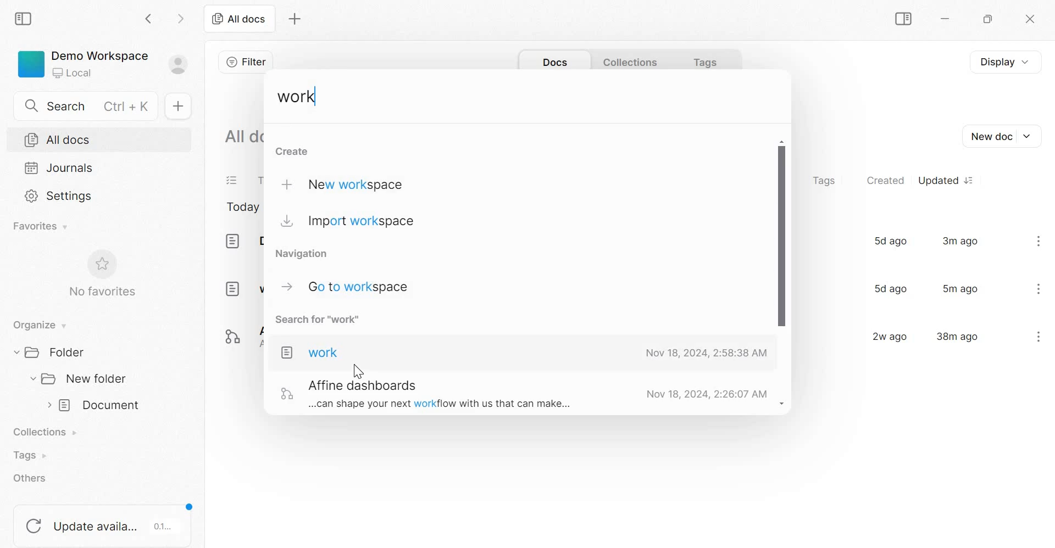 The width and height of the screenshot is (1055, 548). Describe the element at coordinates (701, 59) in the screenshot. I see `Tags` at that location.